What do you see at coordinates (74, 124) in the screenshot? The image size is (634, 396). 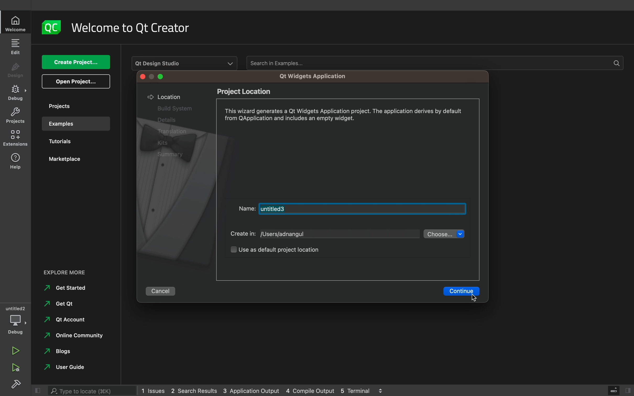 I see `examples` at bounding box center [74, 124].